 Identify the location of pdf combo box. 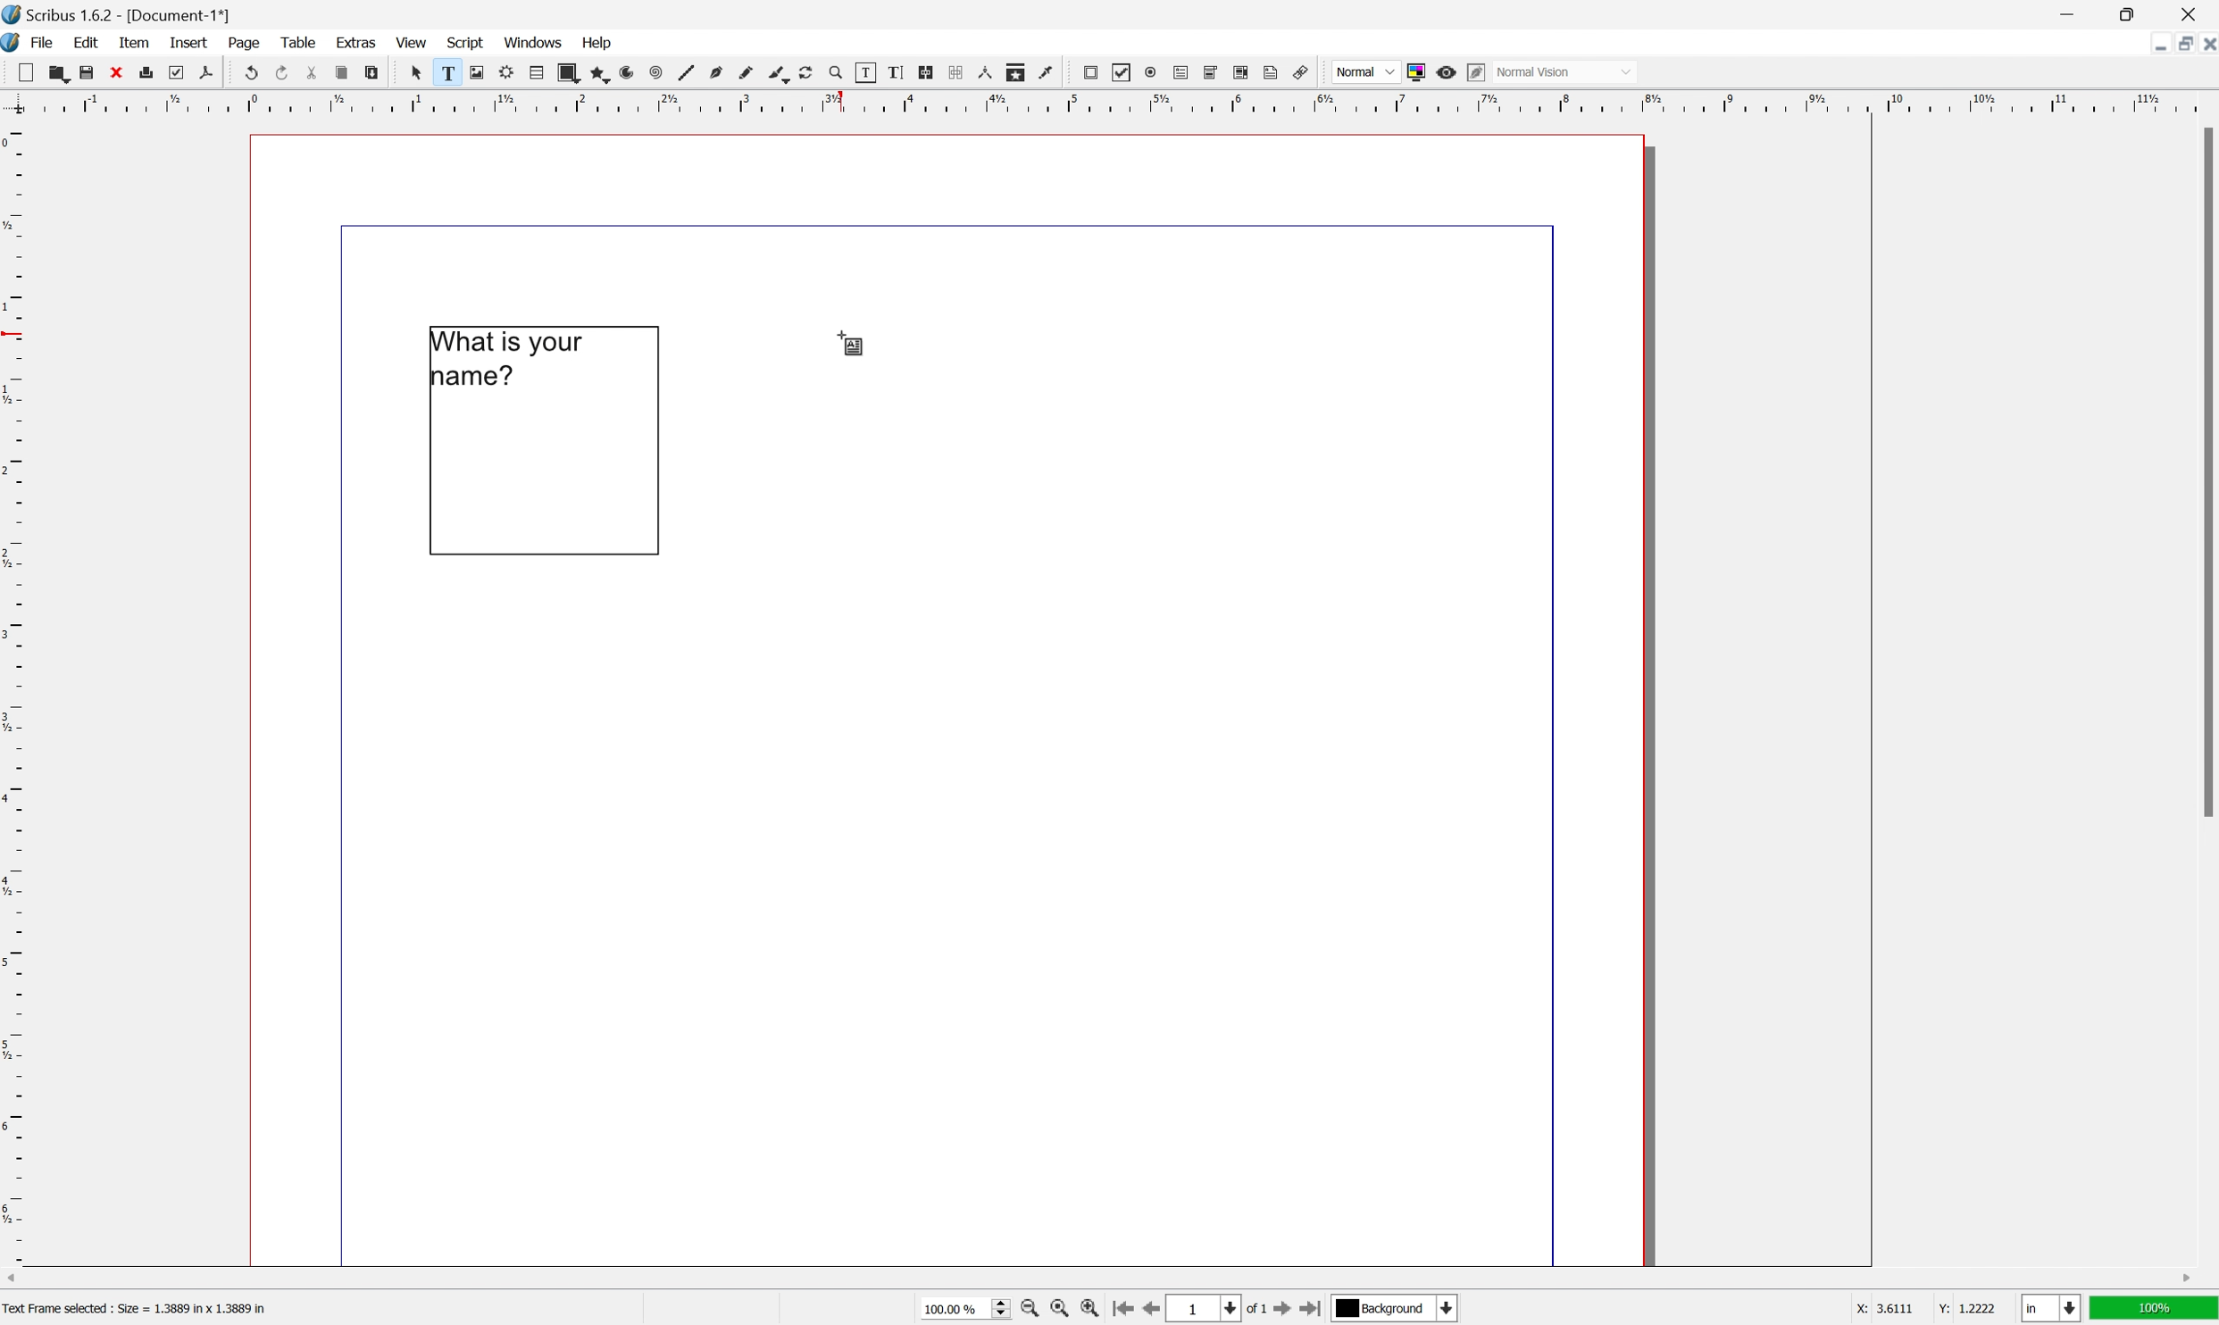
(1210, 71).